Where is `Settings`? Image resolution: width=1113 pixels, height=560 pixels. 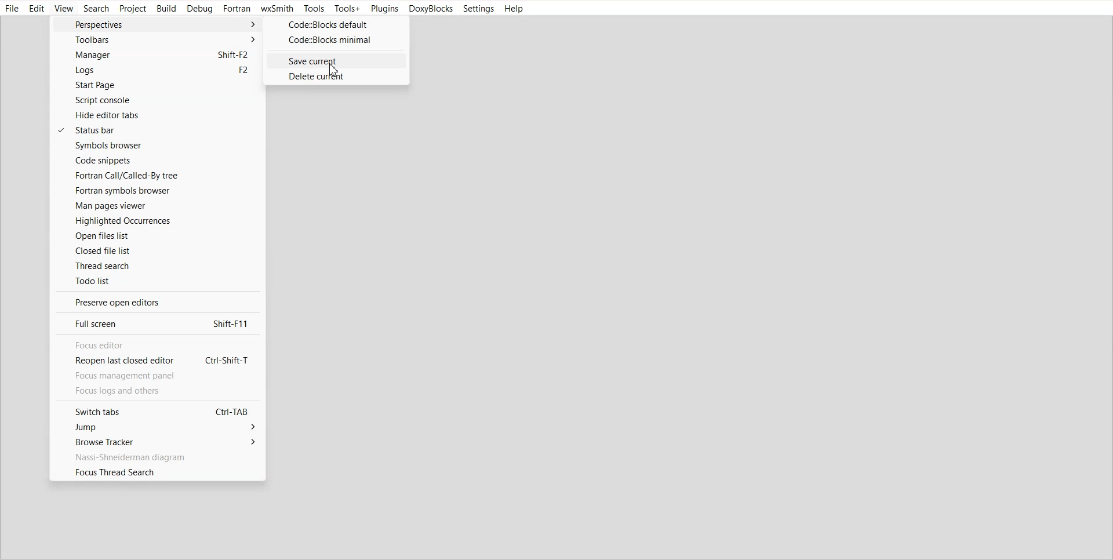 Settings is located at coordinates (479, 9).